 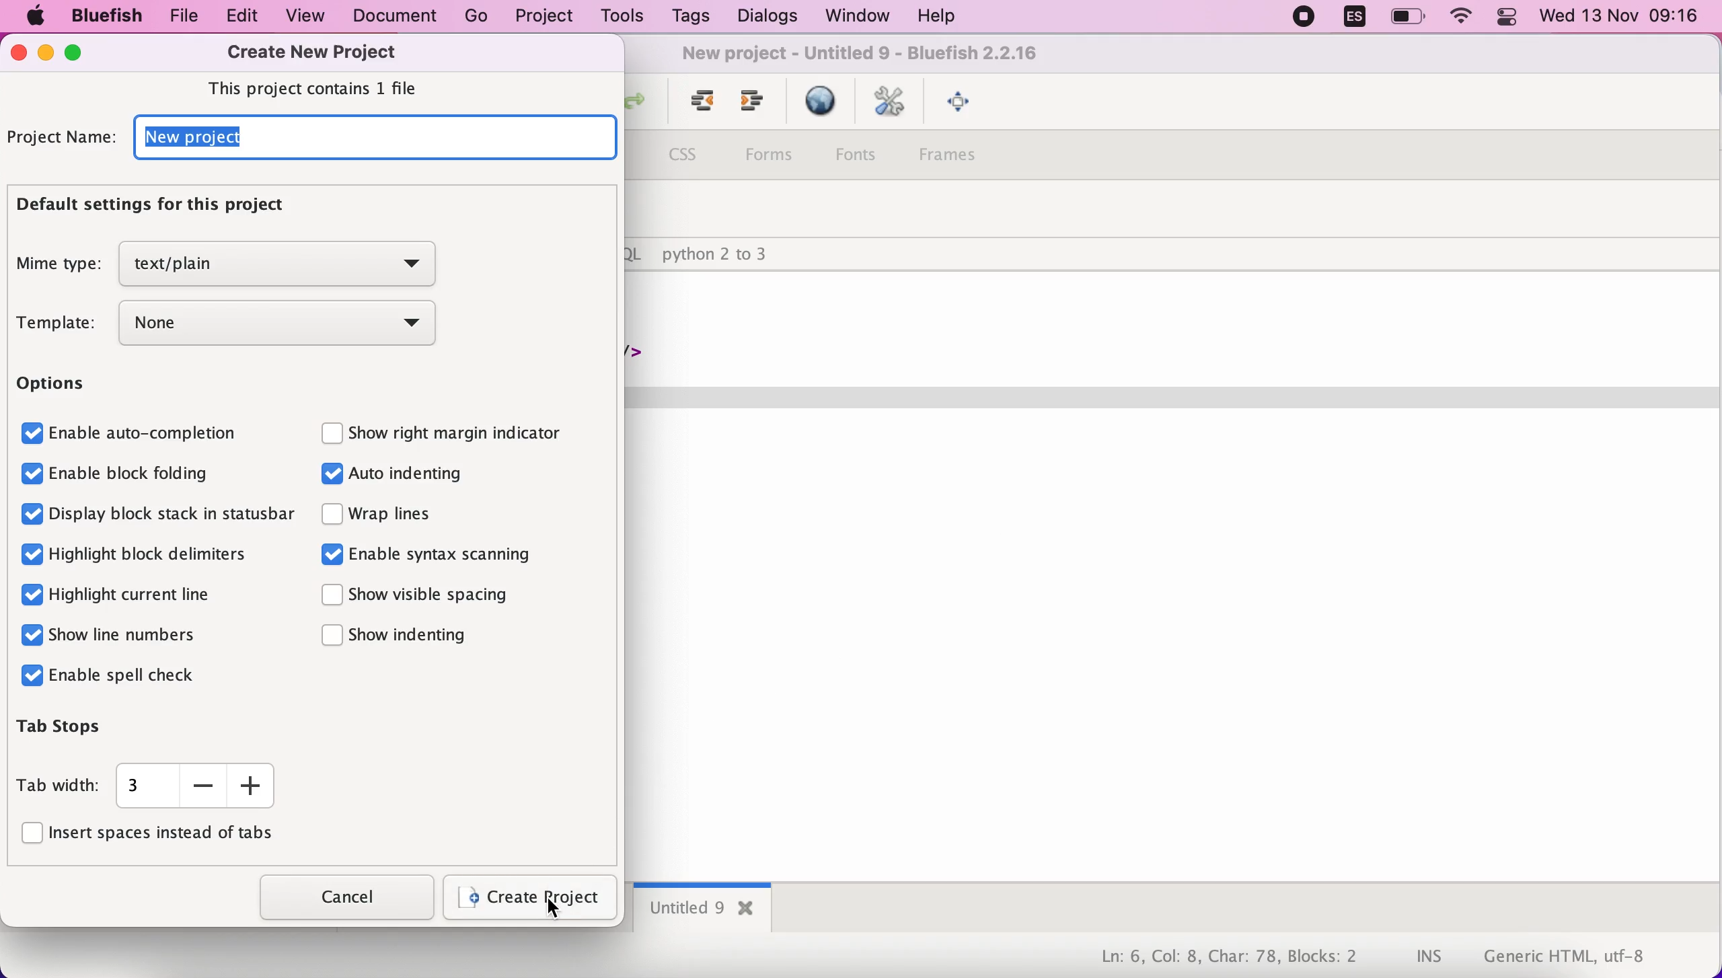 I want to click on highlight current line, so click(x=130, y=593).